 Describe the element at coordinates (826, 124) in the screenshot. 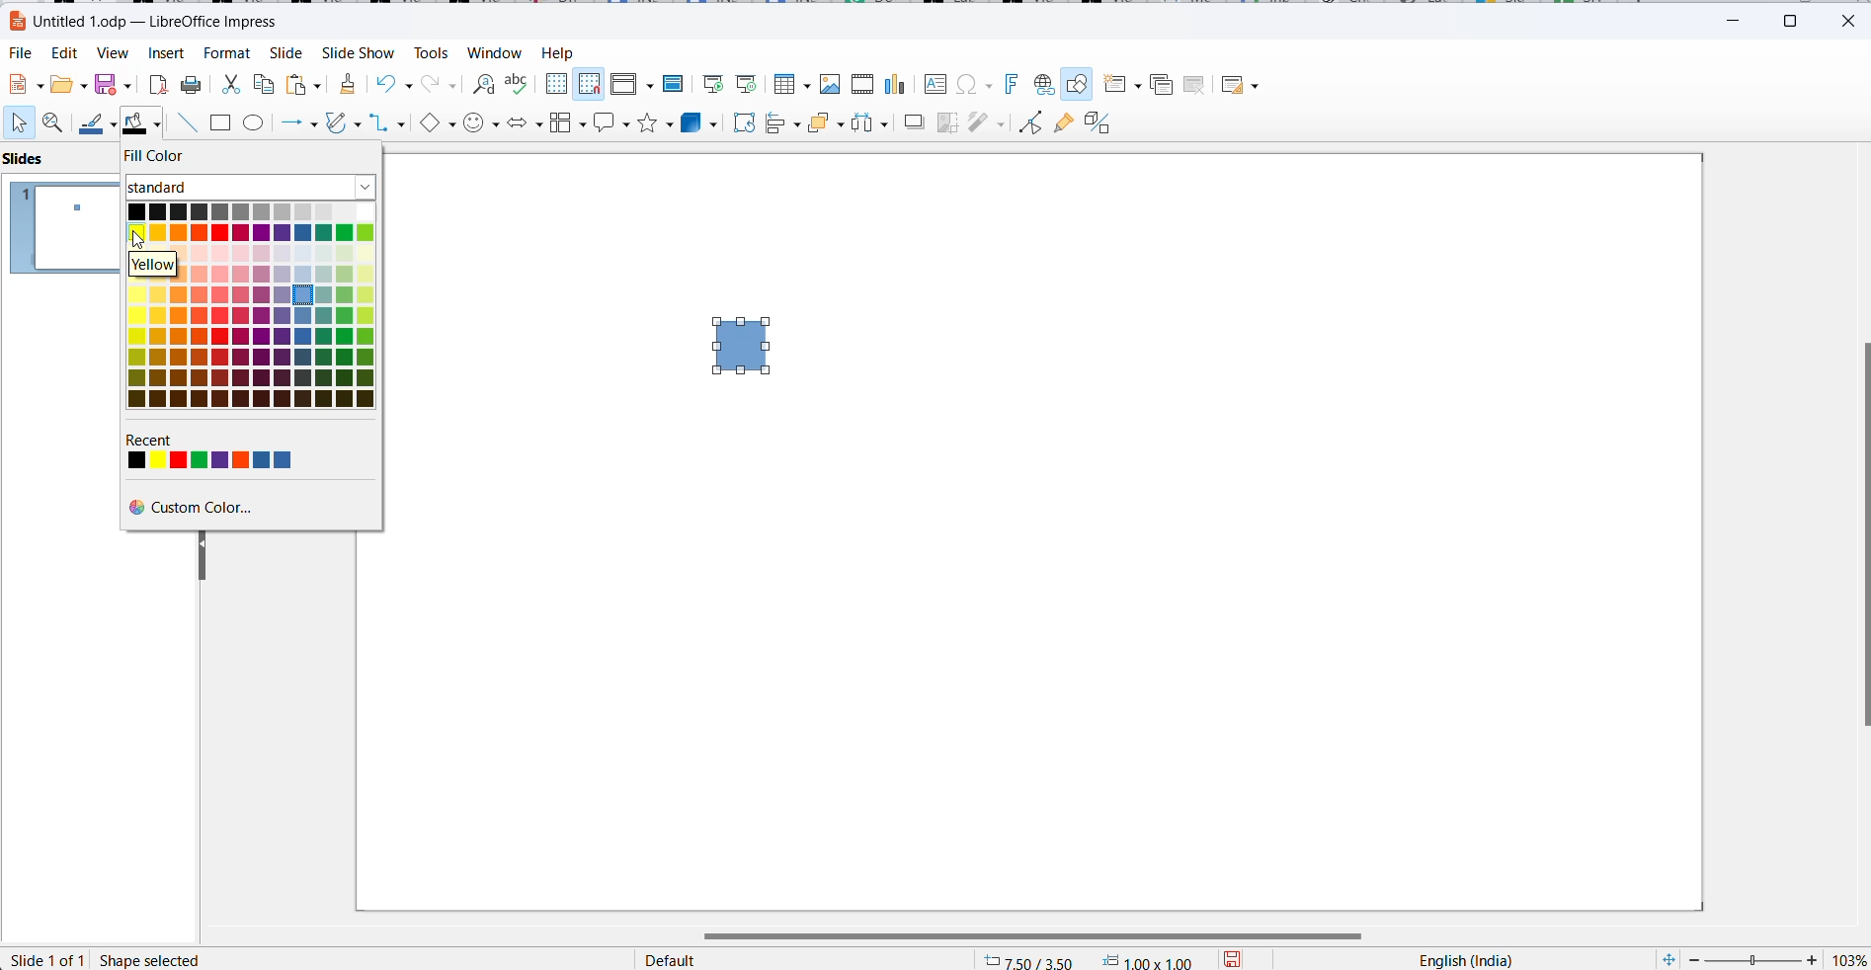

I see `arrange` at that location.